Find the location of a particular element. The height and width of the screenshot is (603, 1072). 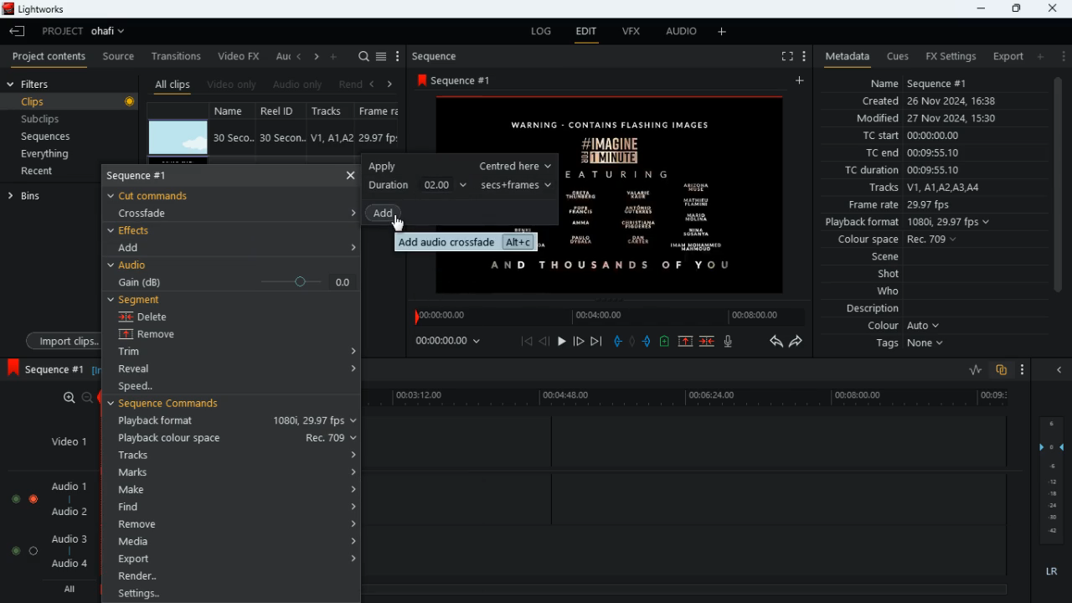

fx settings is located at coordinates (950, 55).